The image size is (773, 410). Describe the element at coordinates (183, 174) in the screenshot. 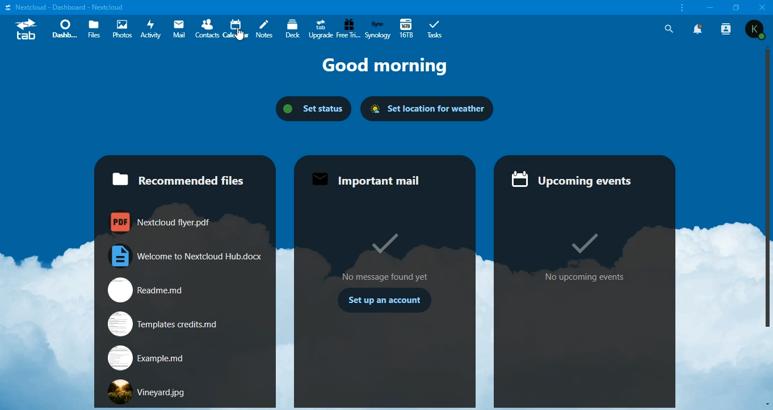

I see `recommended files` at that location.